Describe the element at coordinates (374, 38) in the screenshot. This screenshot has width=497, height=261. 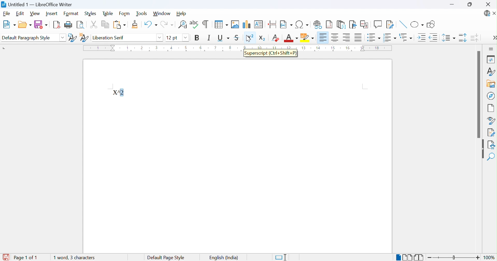
I see `Toggle unordered list` at that location.